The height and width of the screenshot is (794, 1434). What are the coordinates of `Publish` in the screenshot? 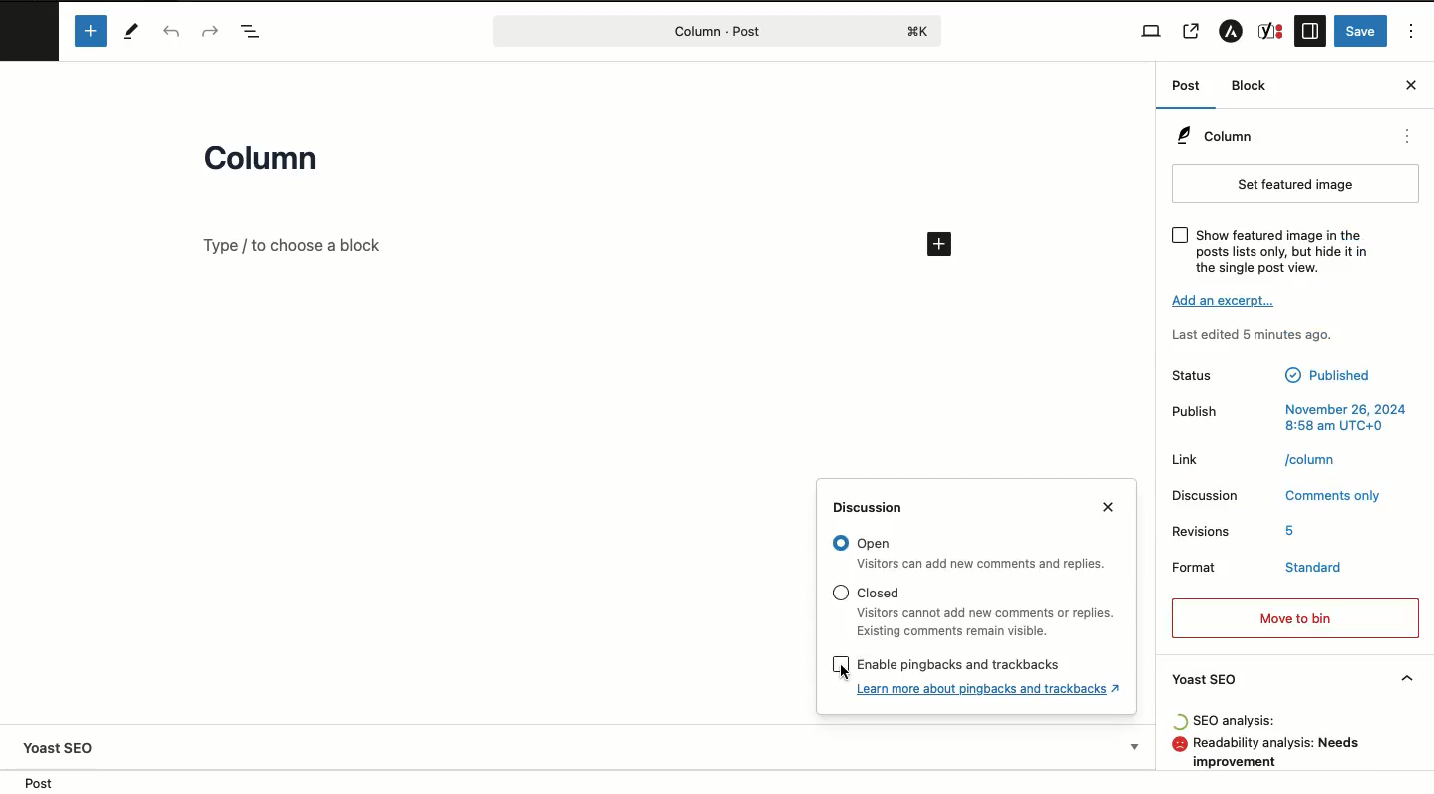 It's located at (1191, 411).